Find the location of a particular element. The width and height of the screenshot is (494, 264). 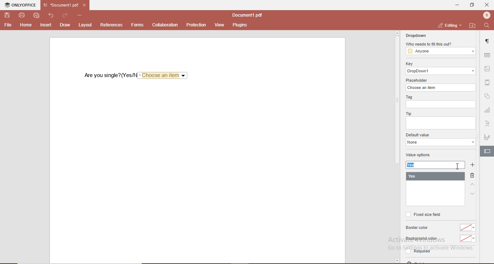

table is located at coordinates (487, 56).